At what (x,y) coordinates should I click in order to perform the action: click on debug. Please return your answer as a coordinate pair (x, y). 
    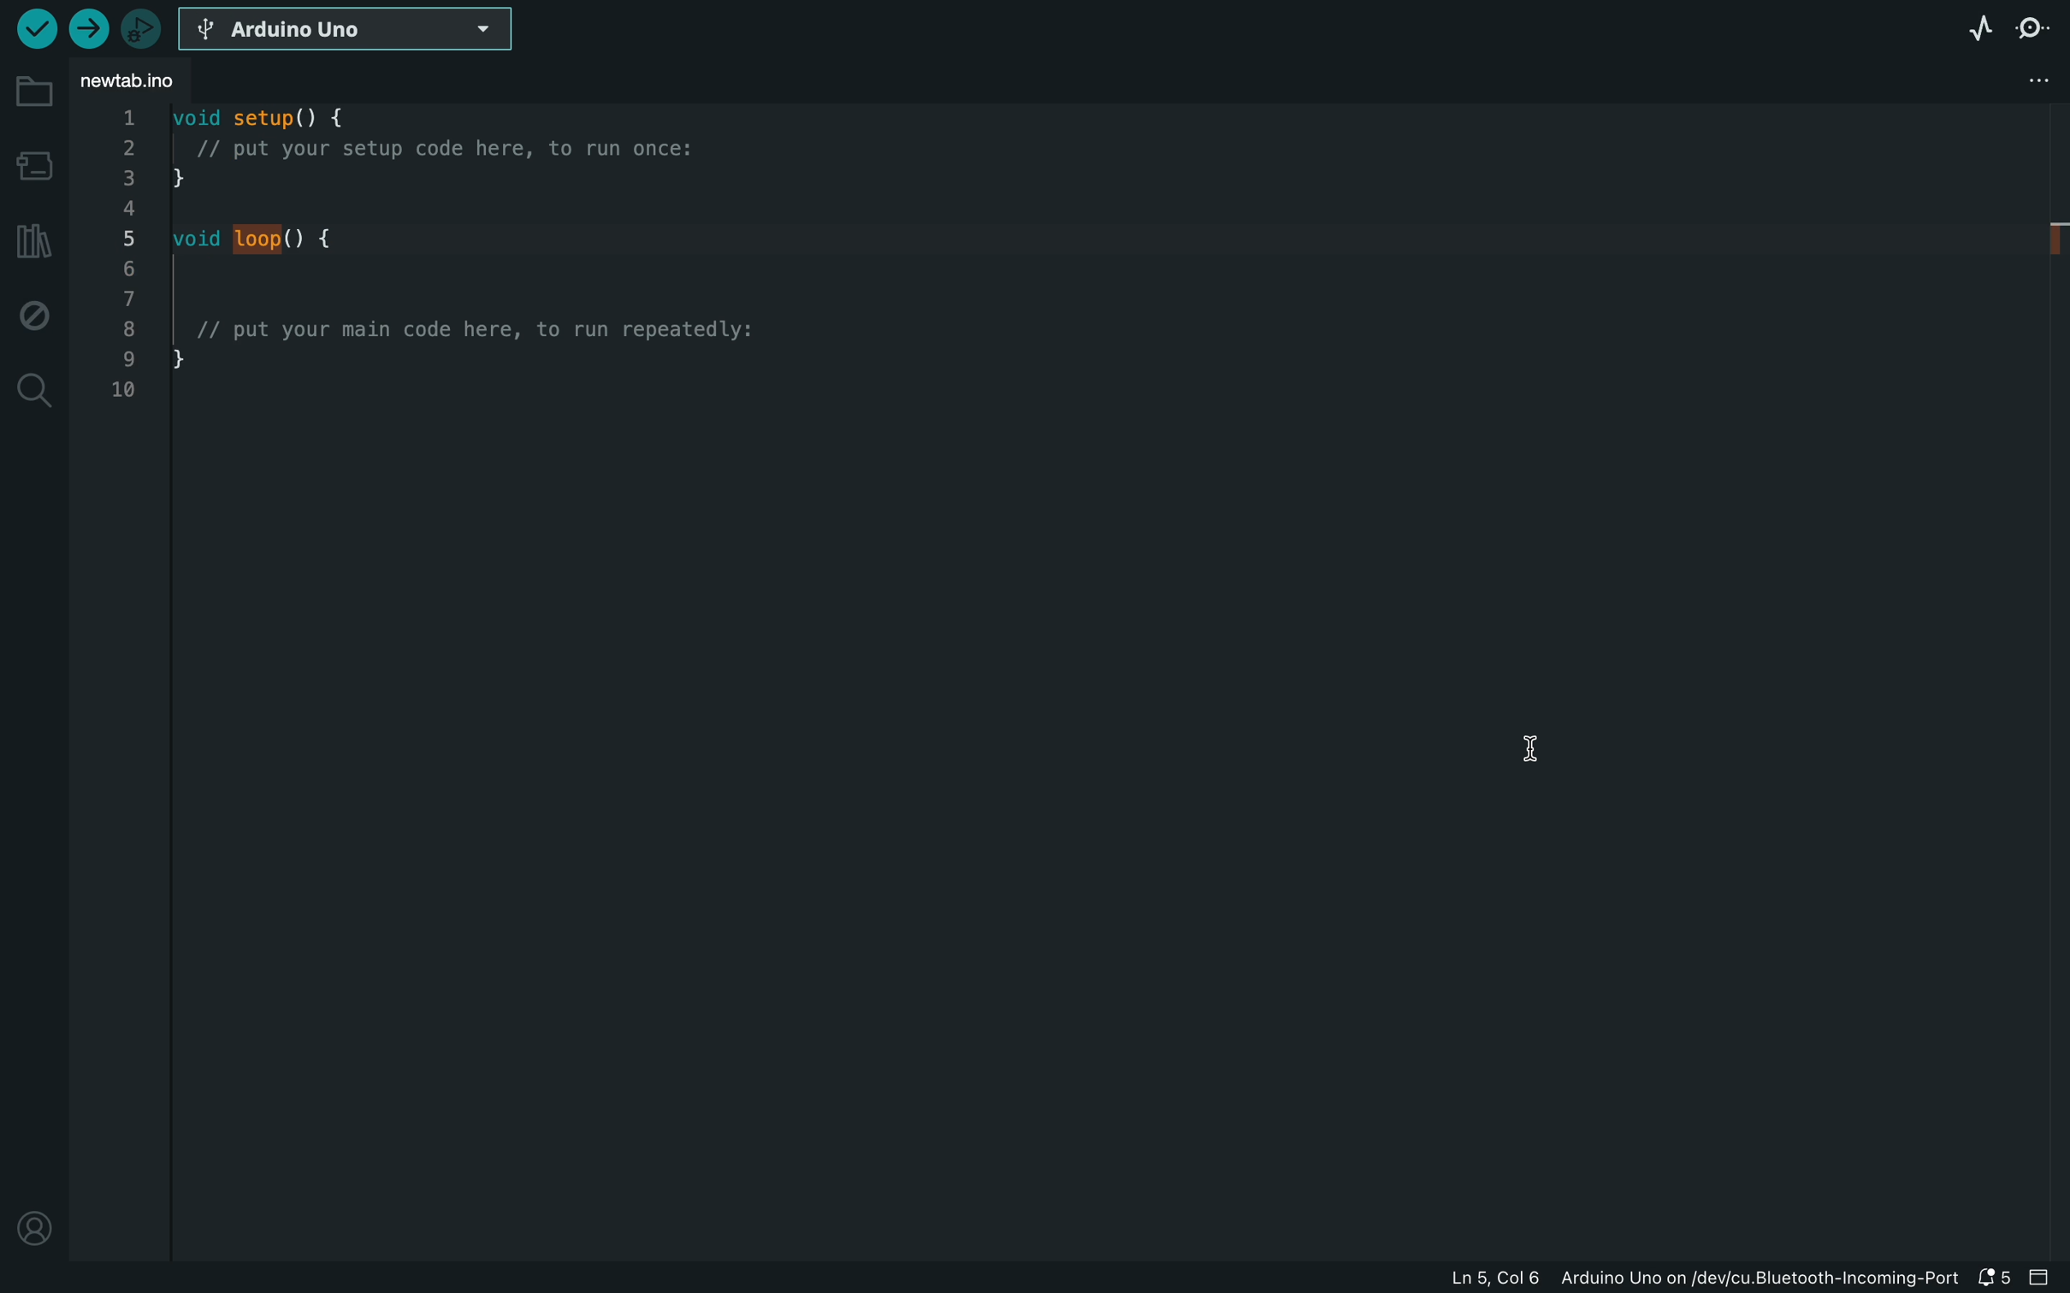
    Looking at the image, I should click on (30, 313).